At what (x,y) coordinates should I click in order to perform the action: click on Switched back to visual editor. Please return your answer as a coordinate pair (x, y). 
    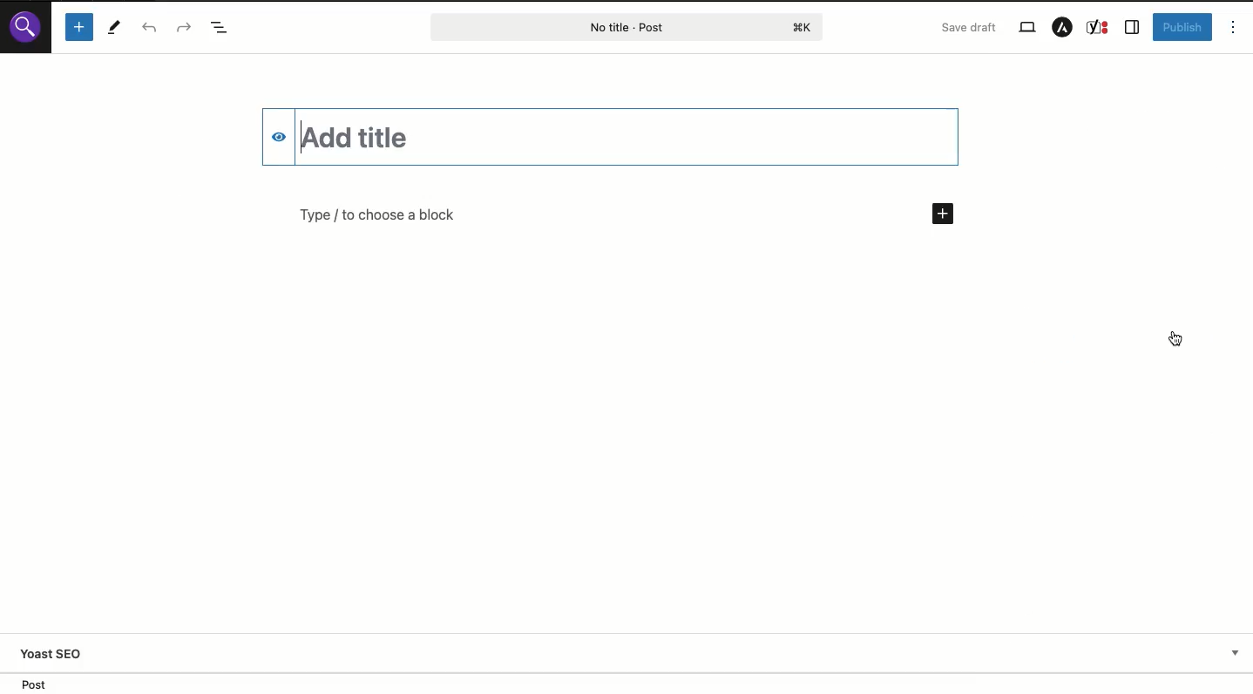
    Looking at the image, I should click on (1177, 338).